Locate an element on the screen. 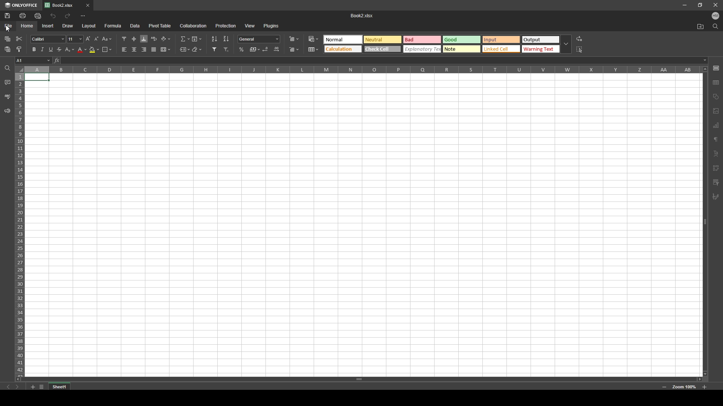 Image resolution: width=723 pixels, height=406 pixels. formula is located at coordinates (114, 26).